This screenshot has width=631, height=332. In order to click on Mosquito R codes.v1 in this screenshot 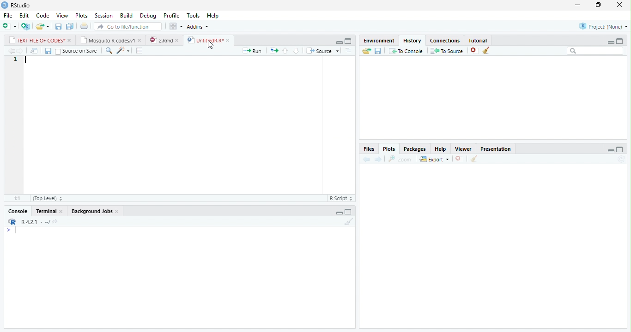, I will do `click(107, 40)`.